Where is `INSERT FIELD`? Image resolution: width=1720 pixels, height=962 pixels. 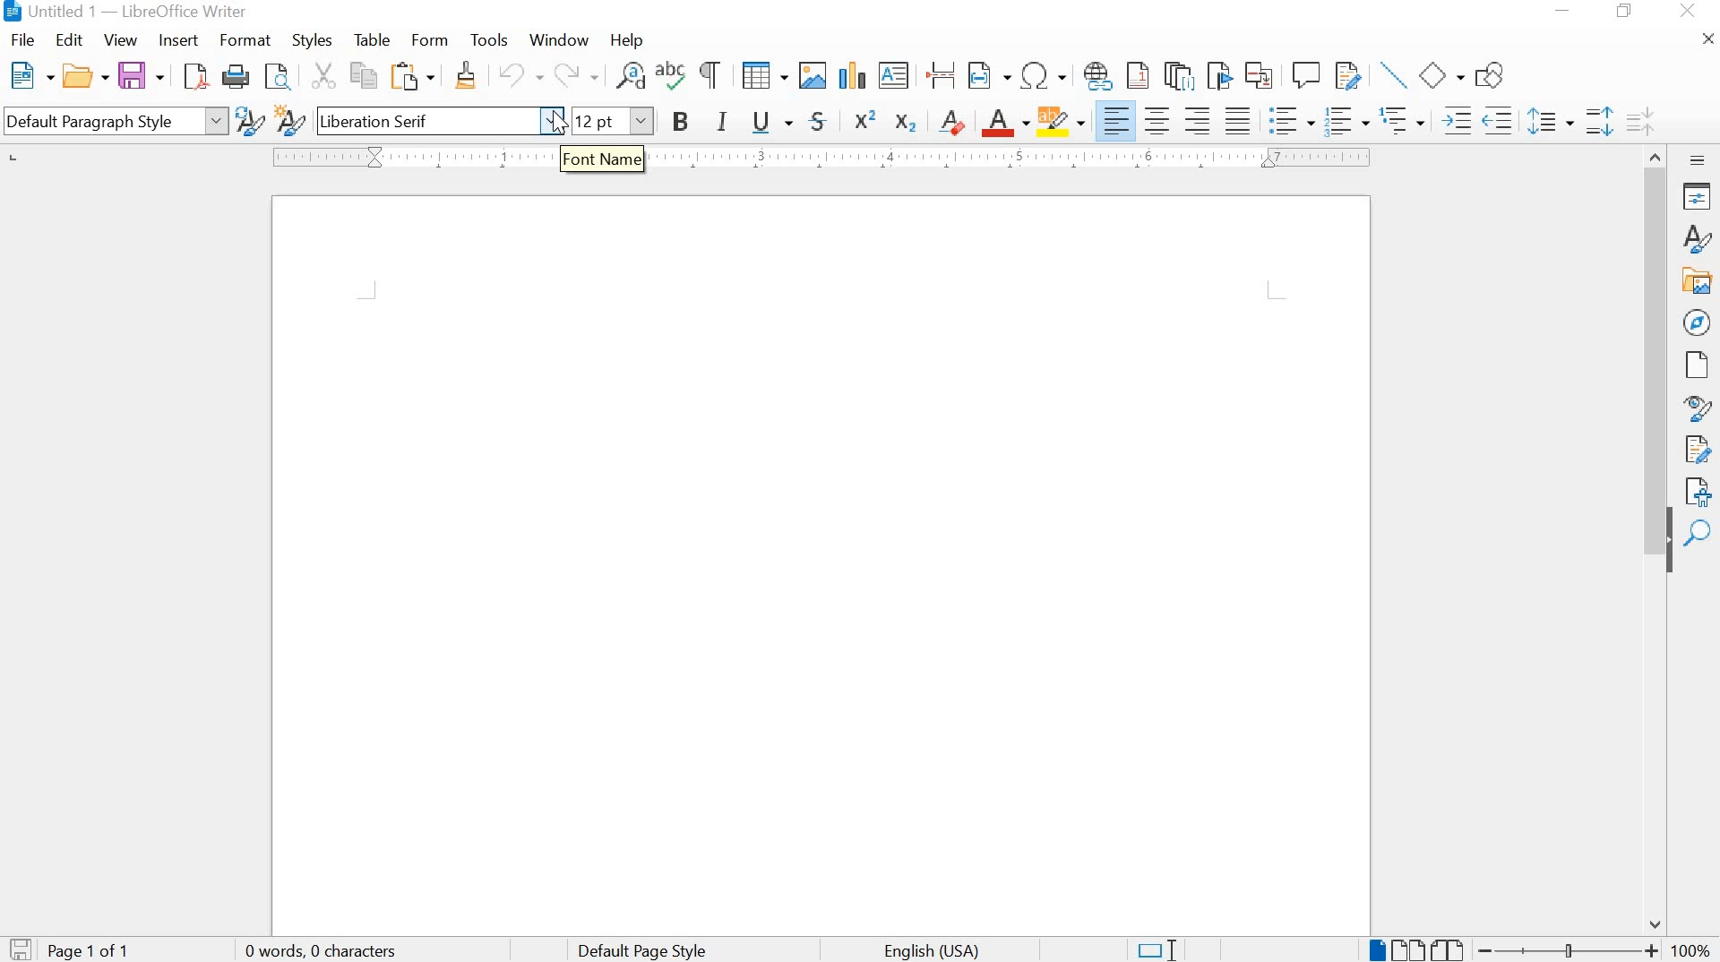 INSERT FIELD is located at coordinates (987, 77).